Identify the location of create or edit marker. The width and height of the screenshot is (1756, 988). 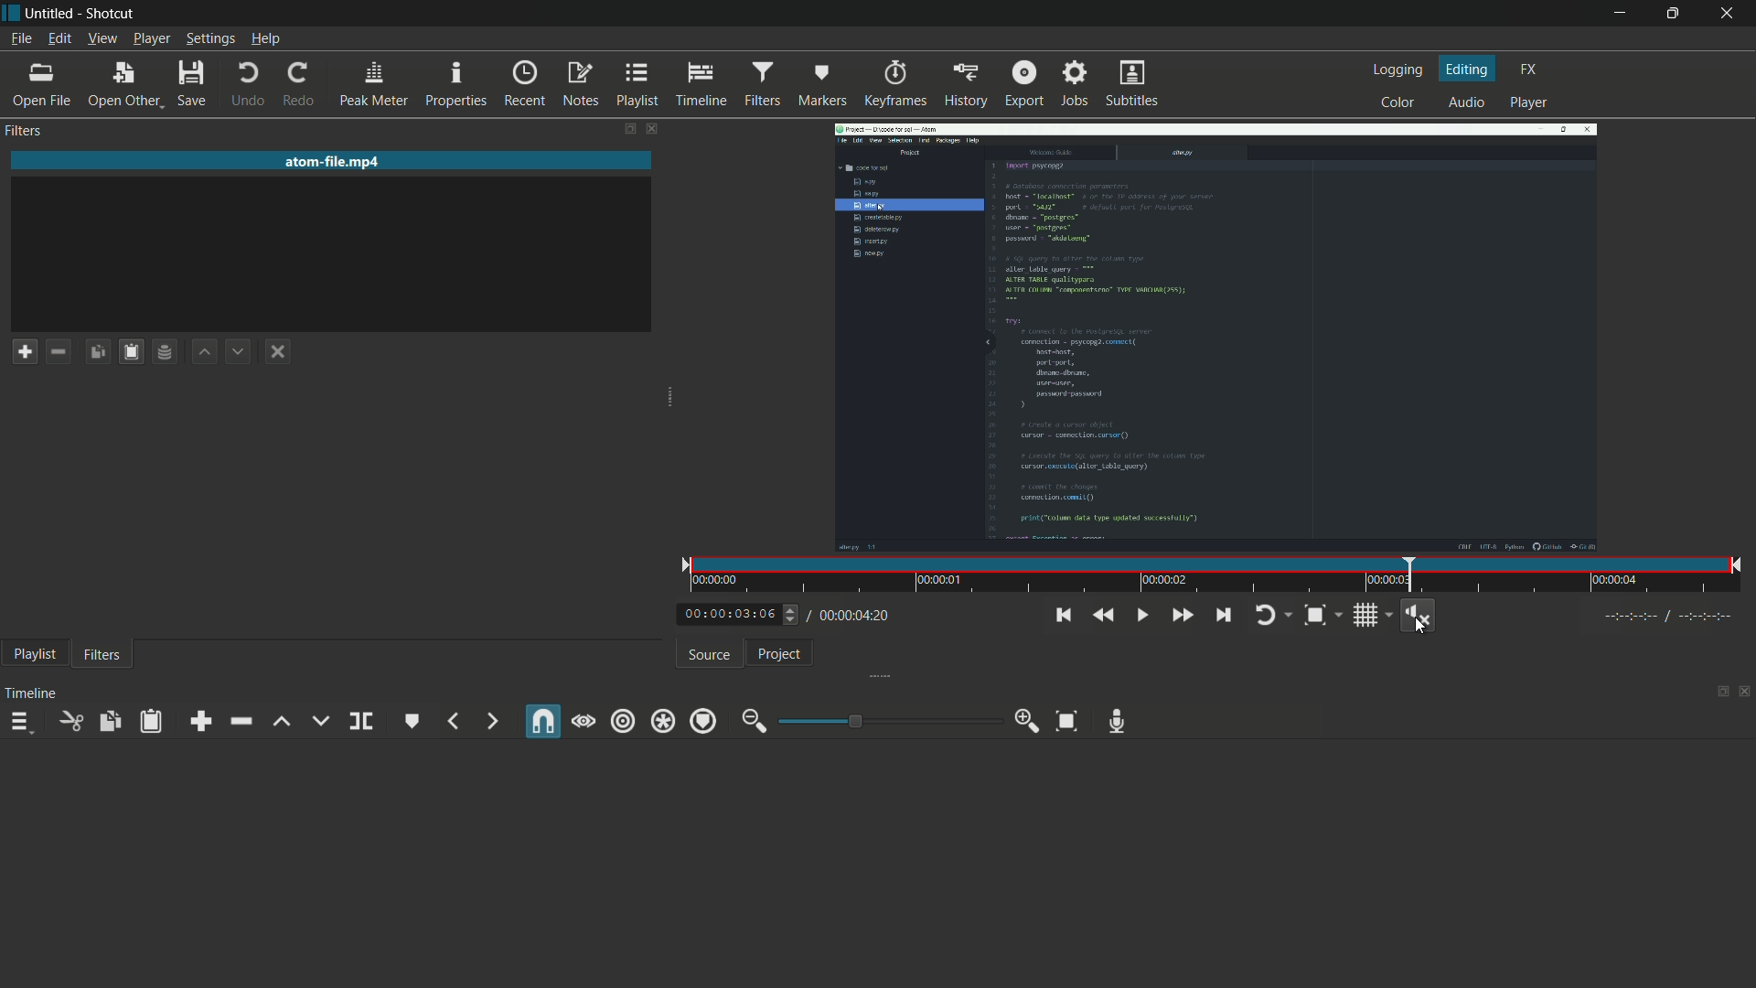
(411, 722).